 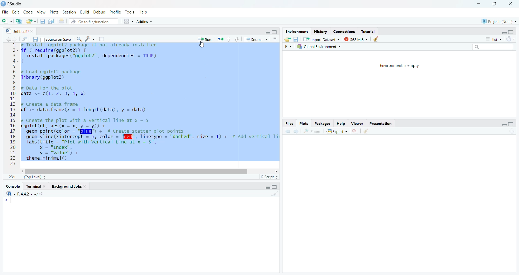 What do you see at coordinates (493, 39) in the screenshot?
I see `List ` at bounding box center [493, 39].